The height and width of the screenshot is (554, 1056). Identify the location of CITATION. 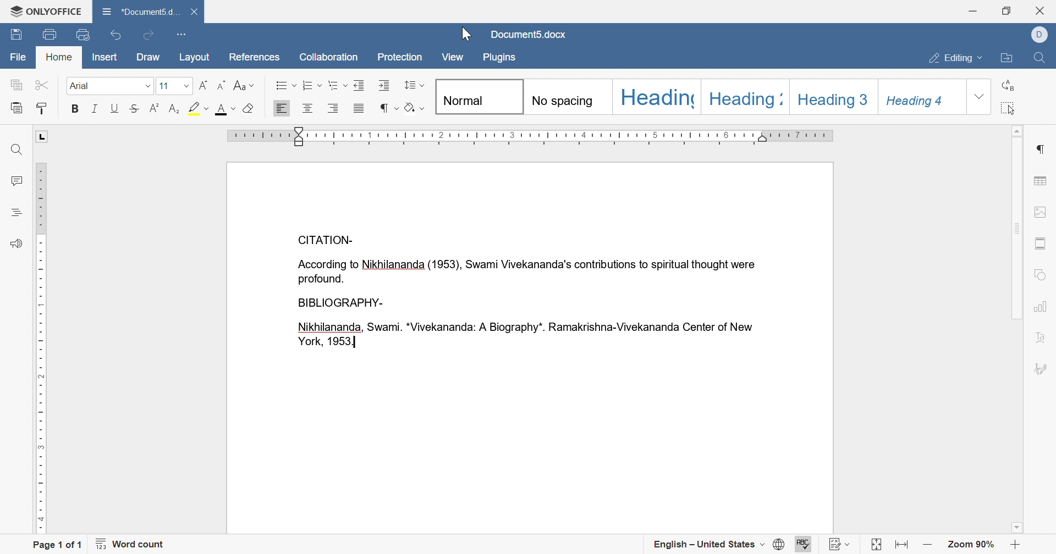
(326, 240).